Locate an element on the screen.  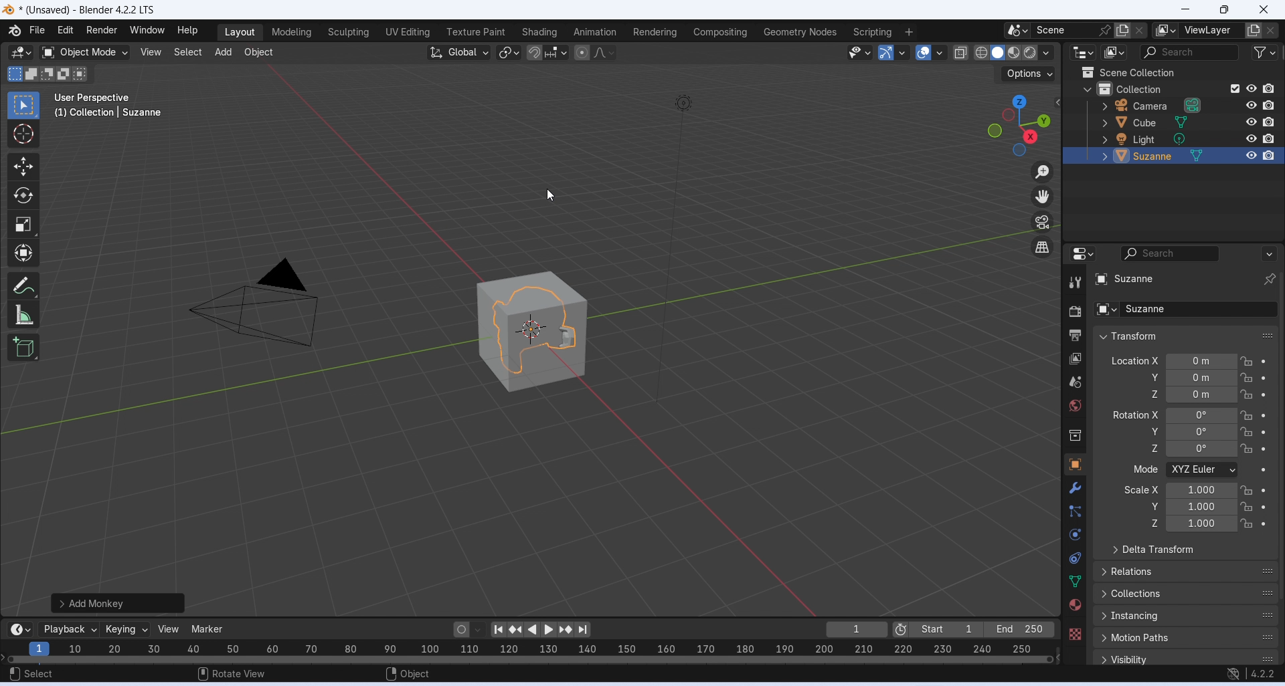
constraints is located at coordinates (1075, 559).